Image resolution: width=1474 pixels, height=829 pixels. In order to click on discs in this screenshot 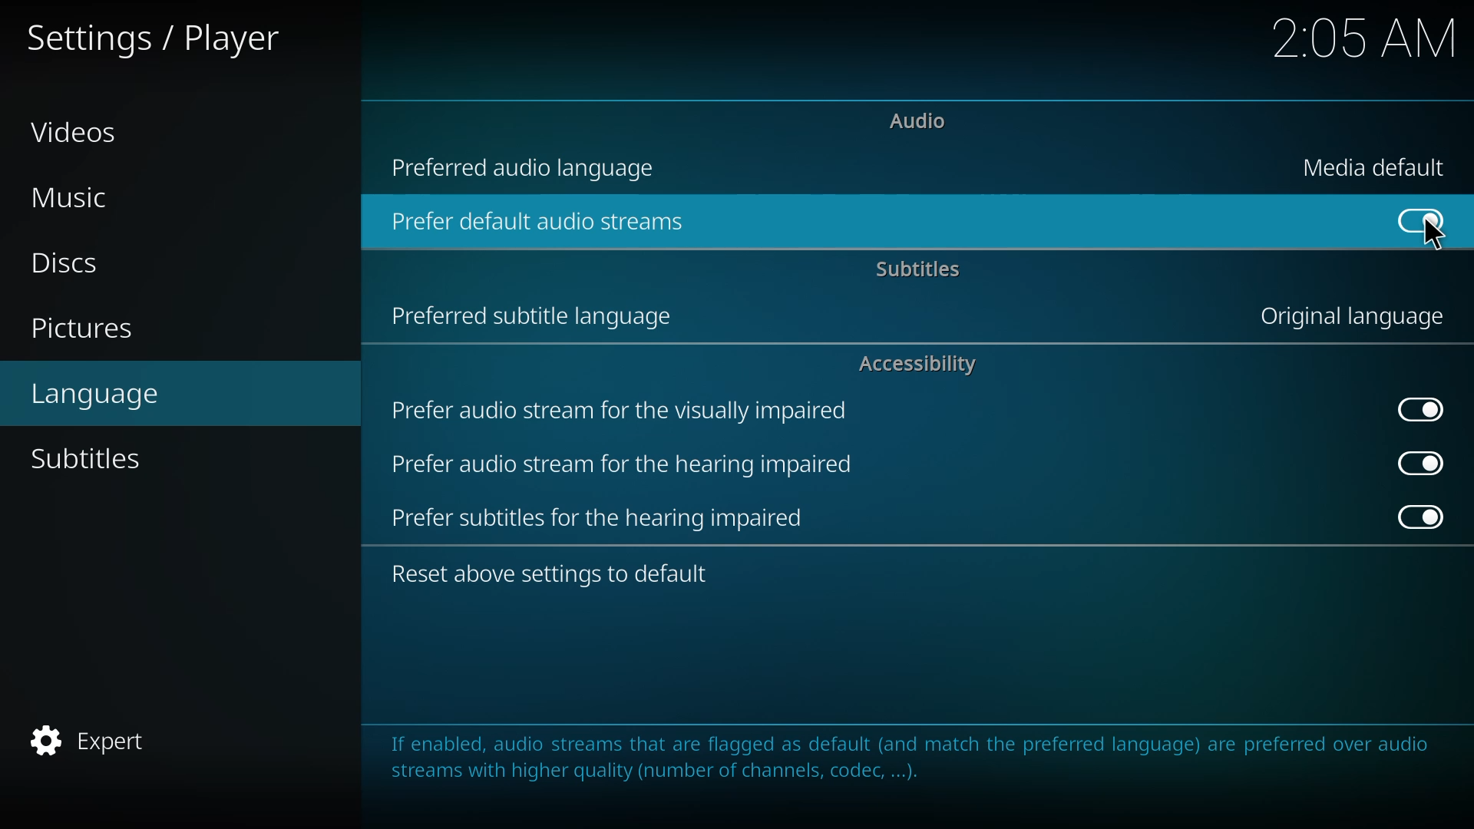, I will do `click(65, 263)`.